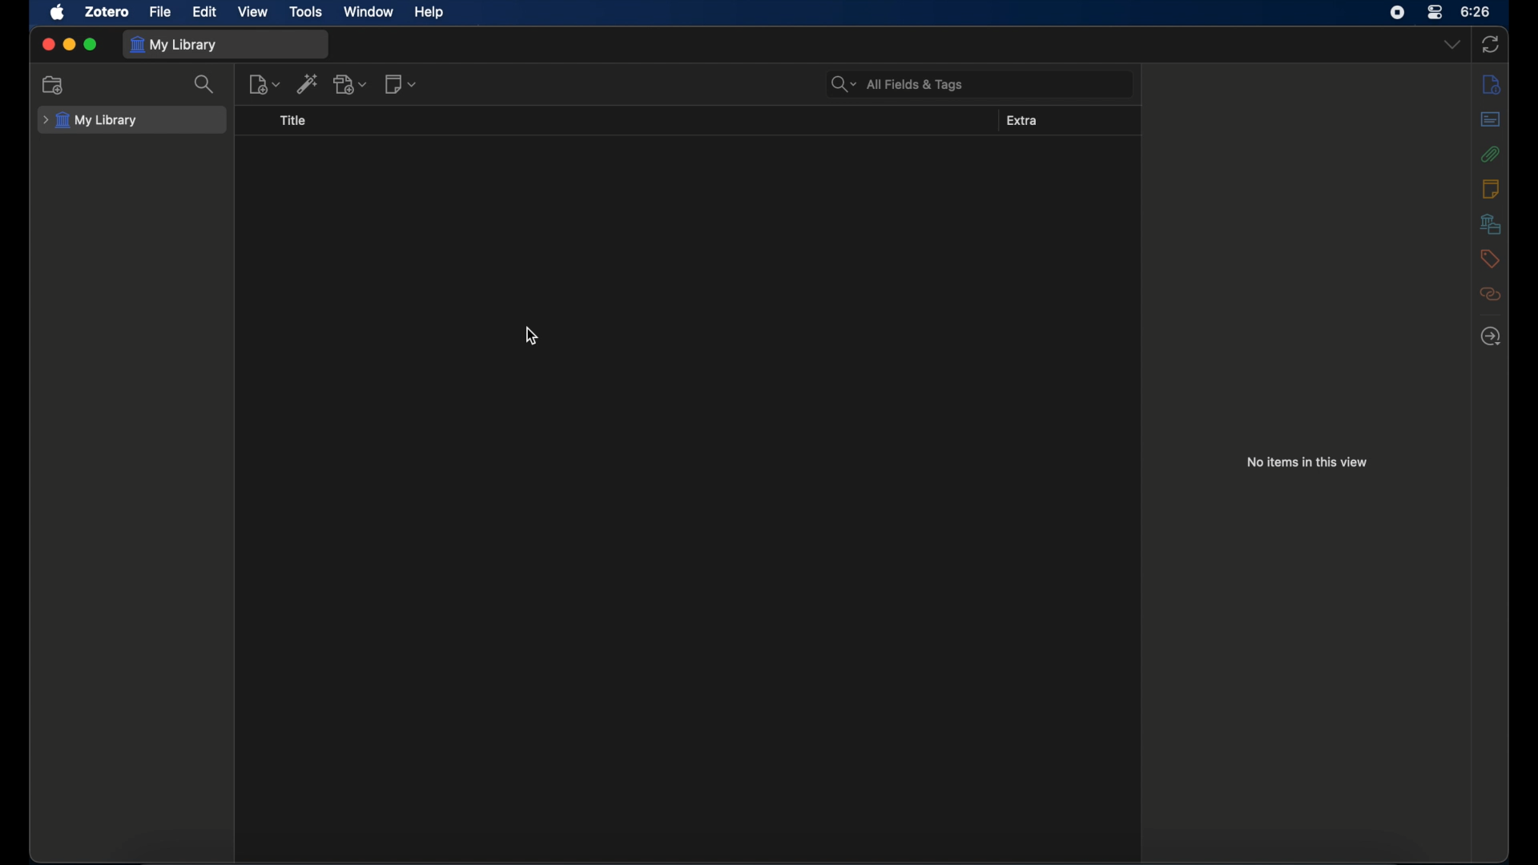 Image resolution: width=1538 pixels, height=865 pixels. Describe the element at coordinates (90, 120) in the screenshot. I see `my library` at that location.